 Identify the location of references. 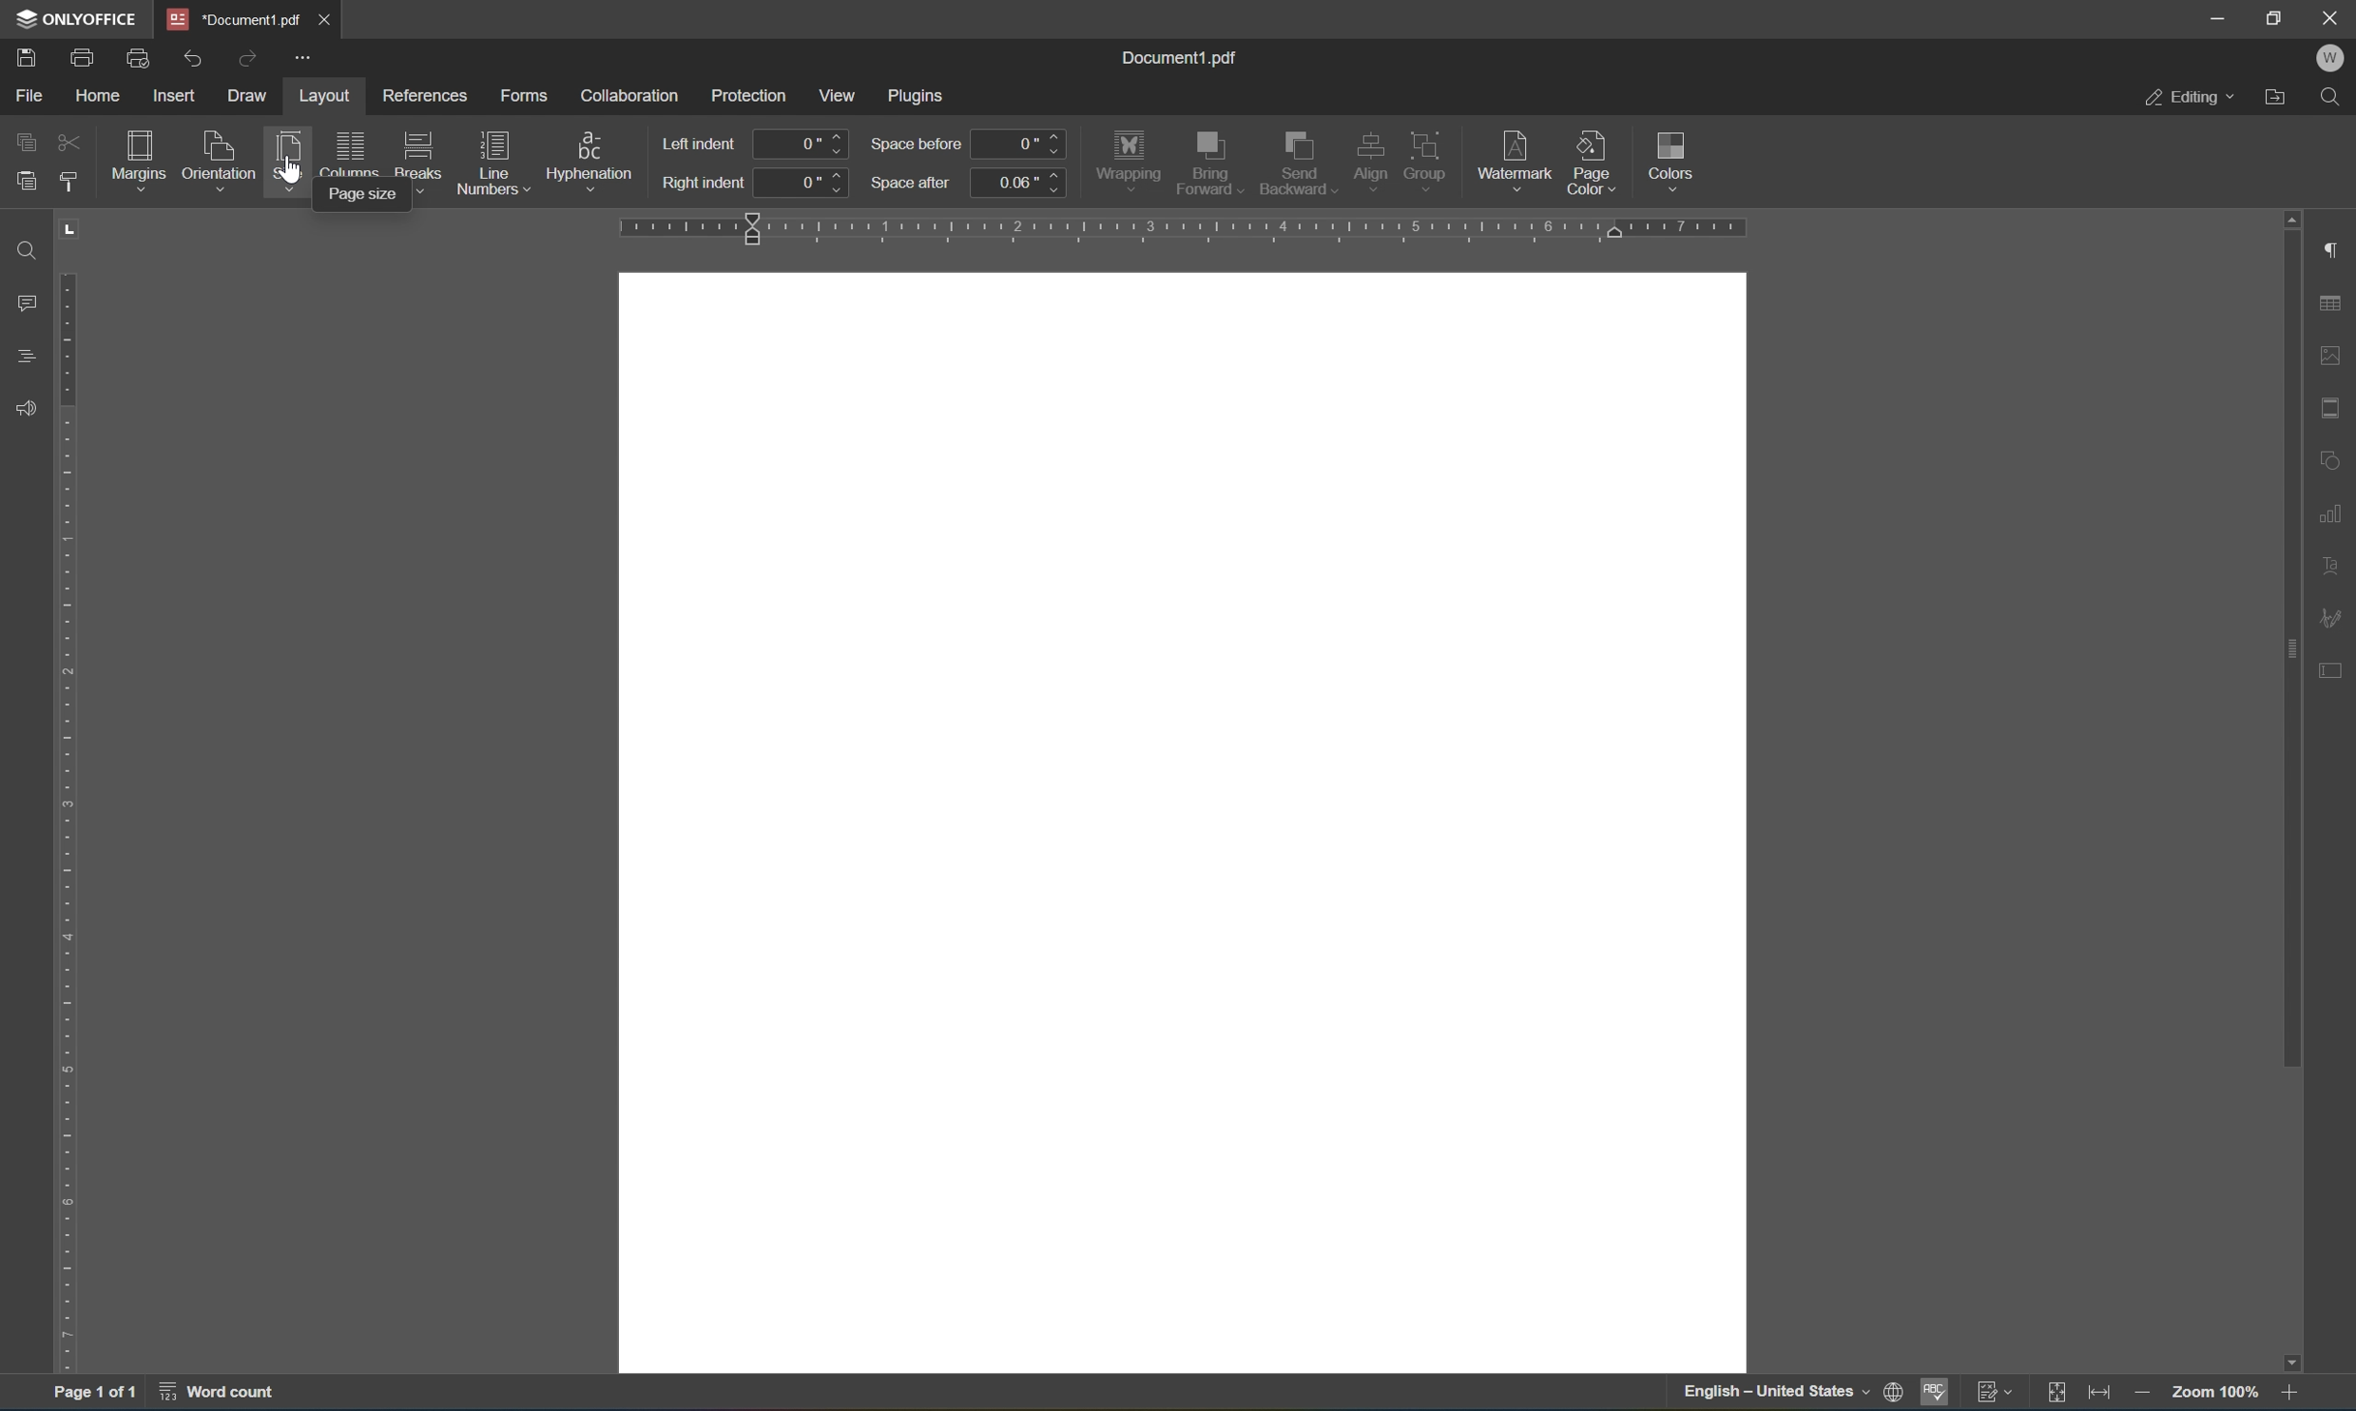
(426, 98).